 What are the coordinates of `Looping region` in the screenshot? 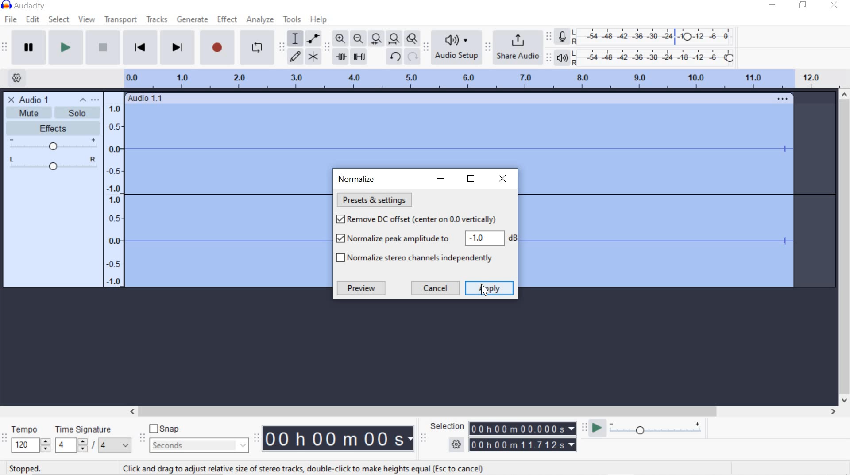 It's located at (485, 78).